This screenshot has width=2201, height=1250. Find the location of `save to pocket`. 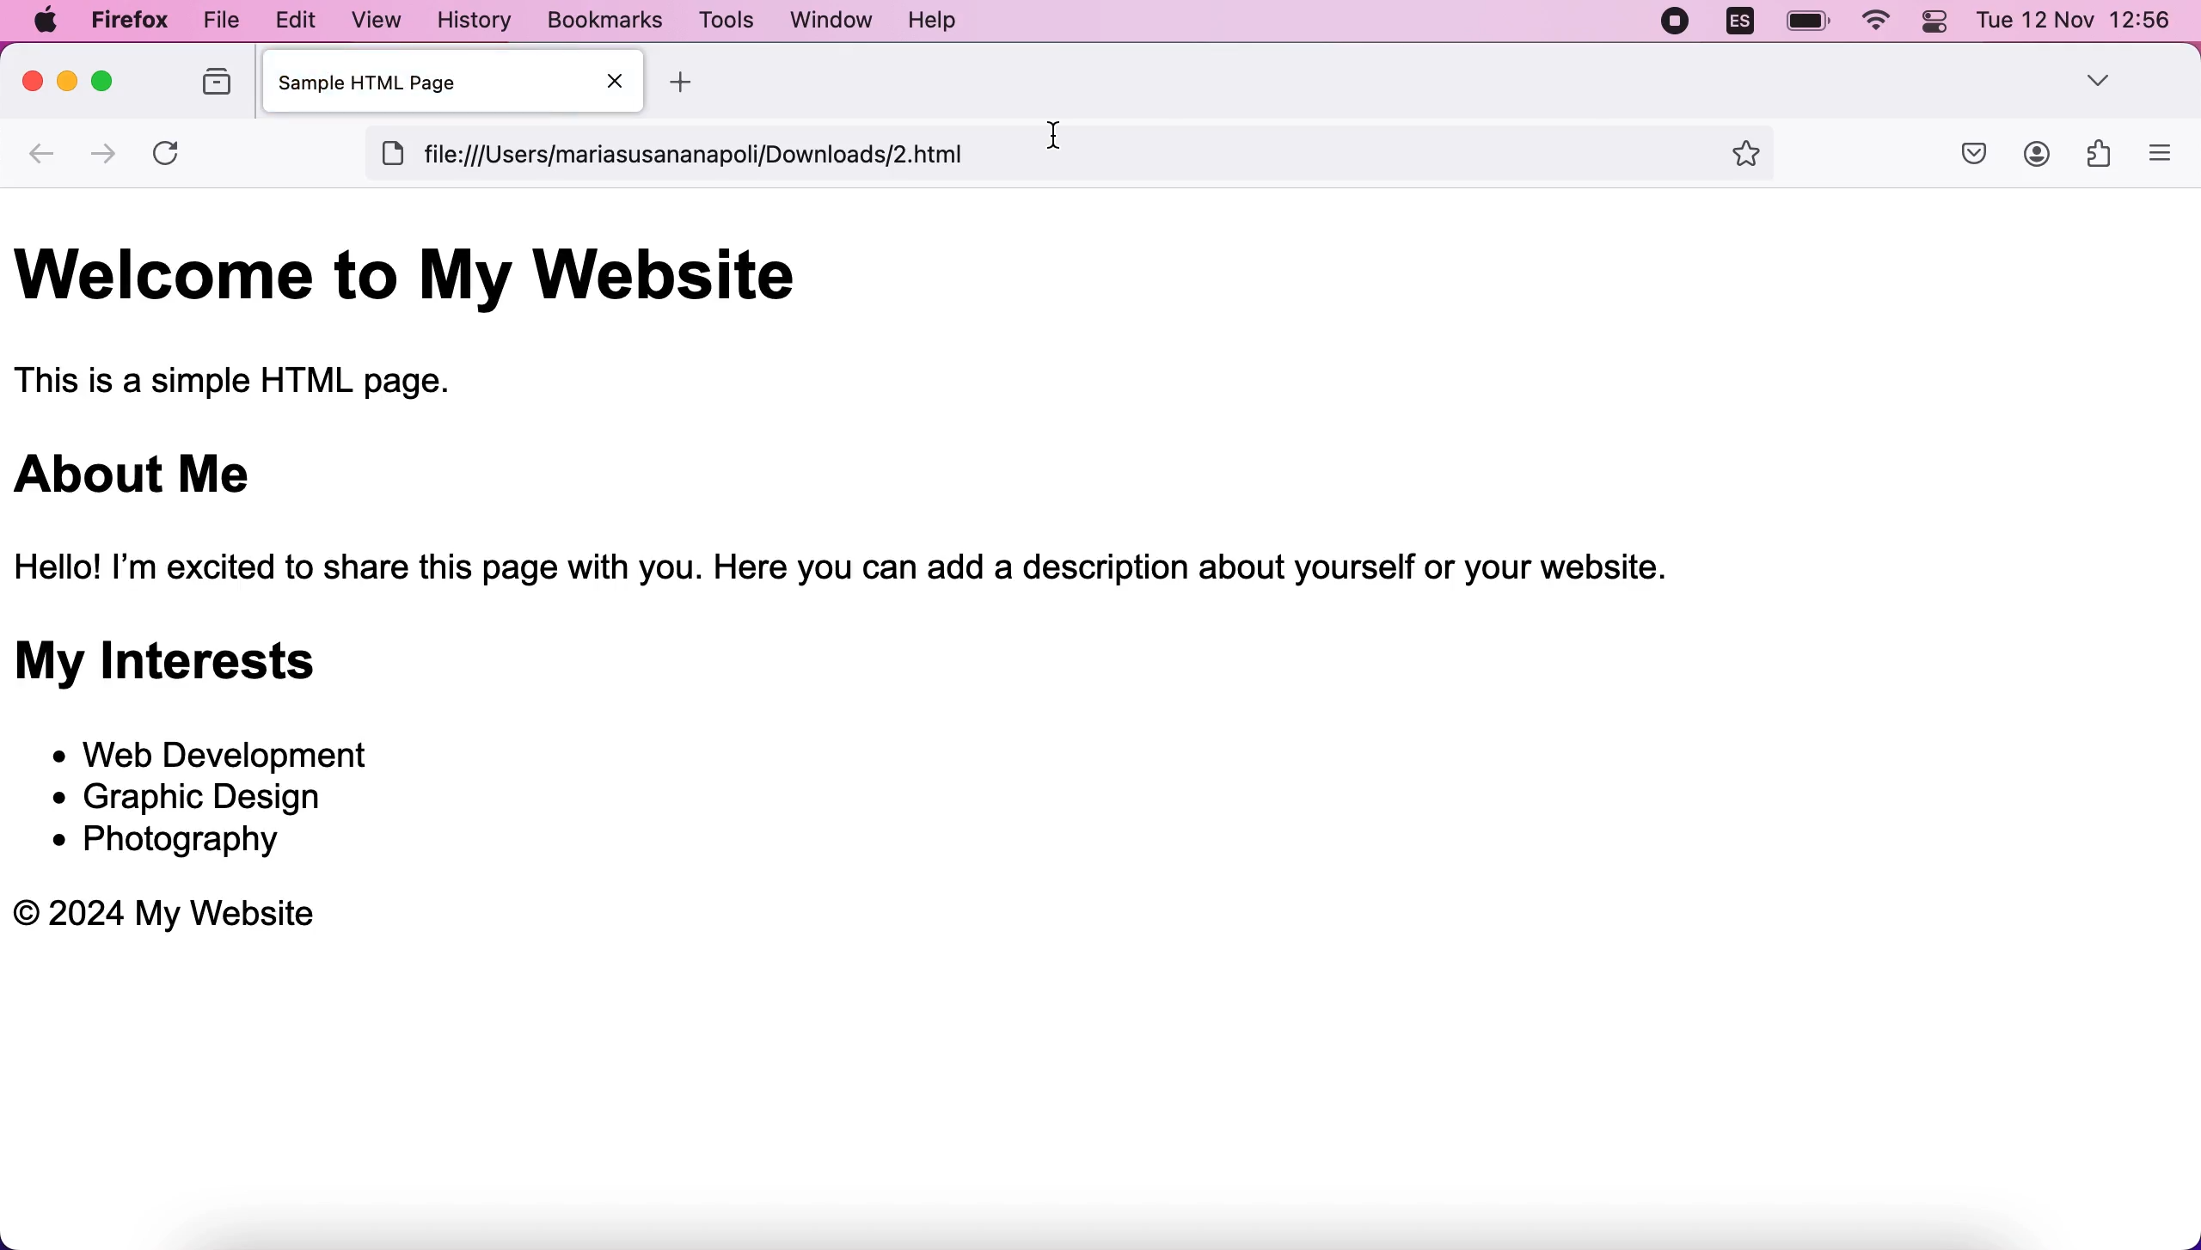

save to pocket is located at coordinates (1963, 162).